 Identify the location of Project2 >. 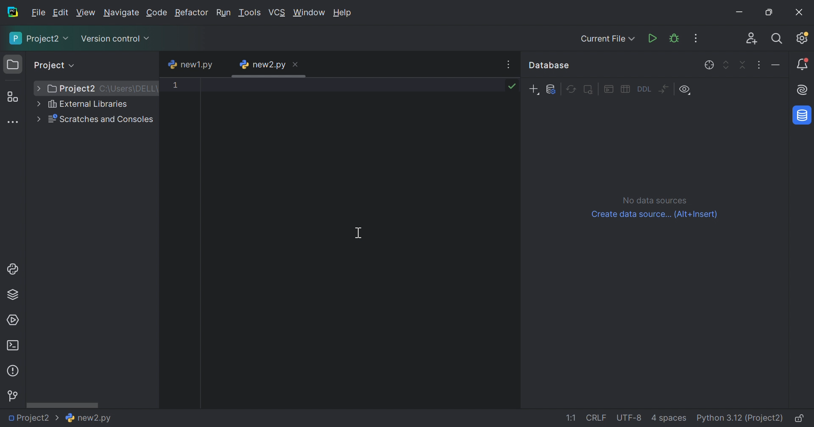
(32, 418).